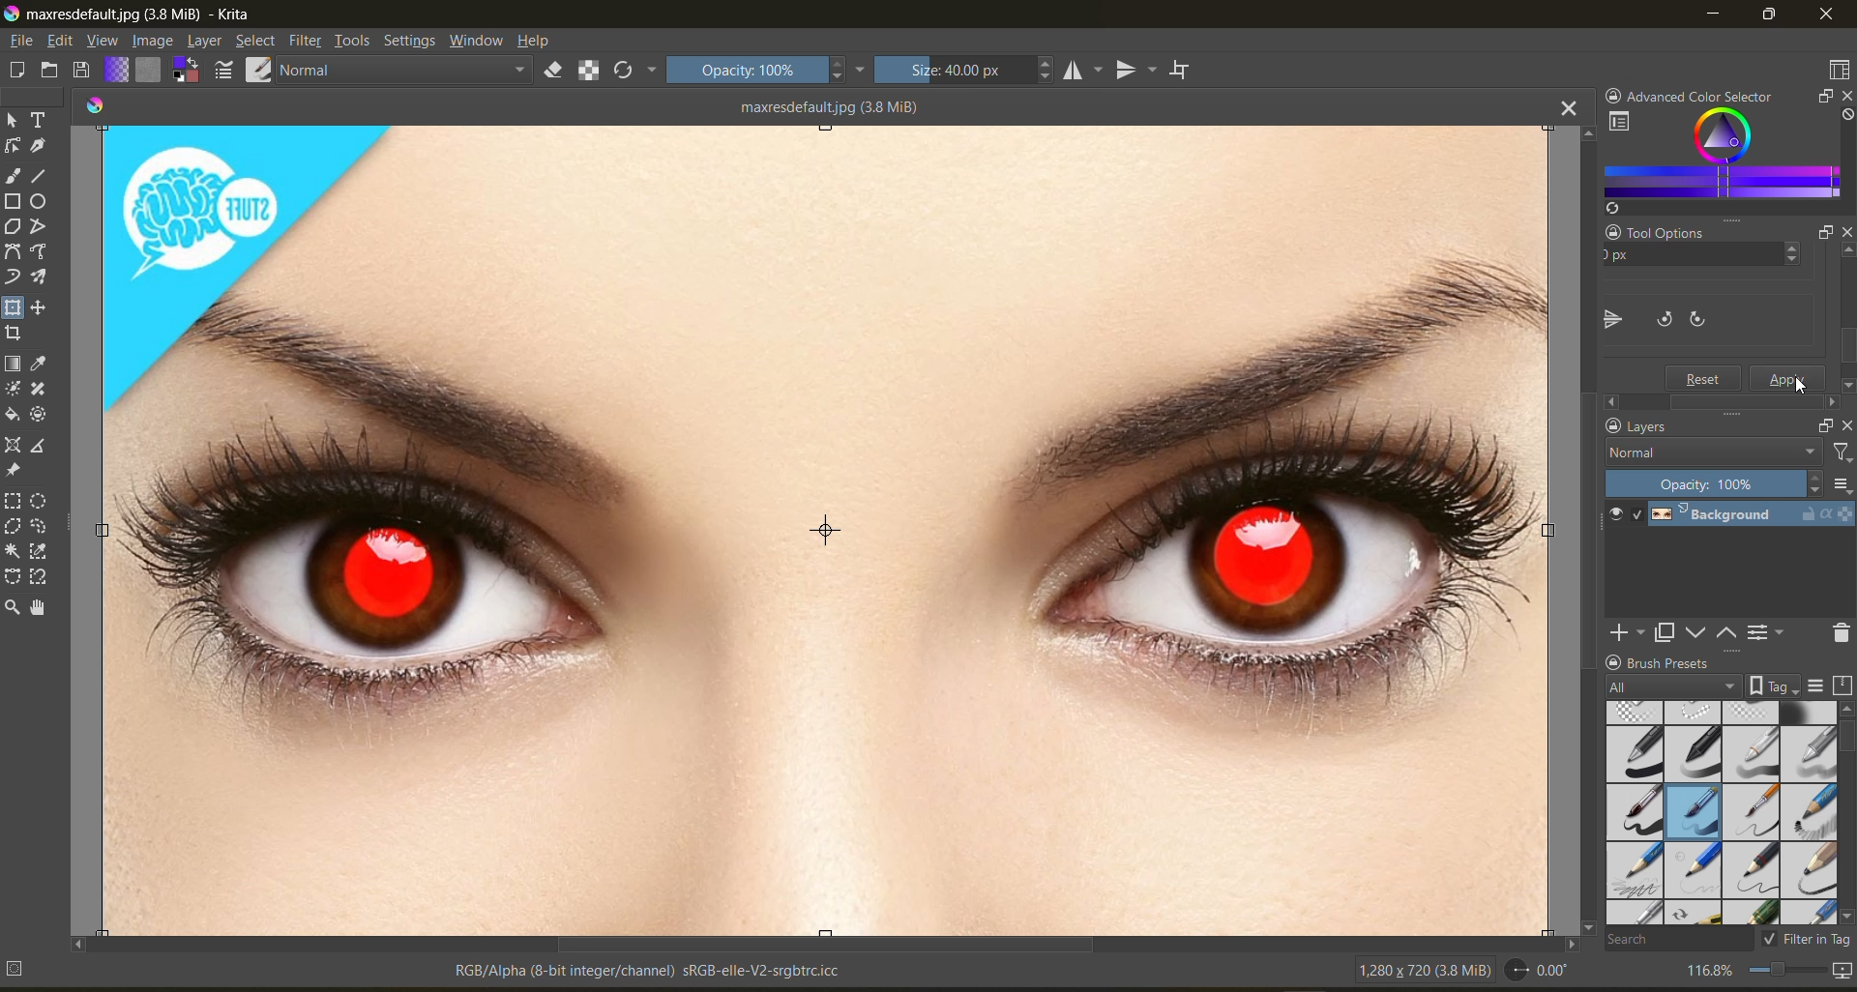  What do you see at coordinates (41, 176) in the screenshot?
I see `tool` at bounding box center [41, 176].